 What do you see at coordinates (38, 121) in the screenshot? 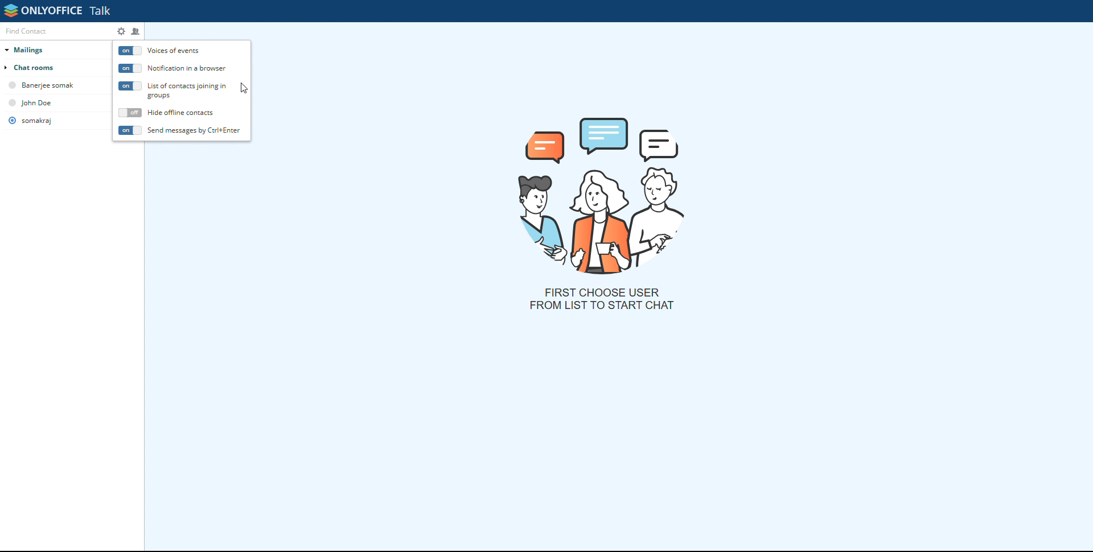
I see `somarkaj` at bounding box center [38, 121].